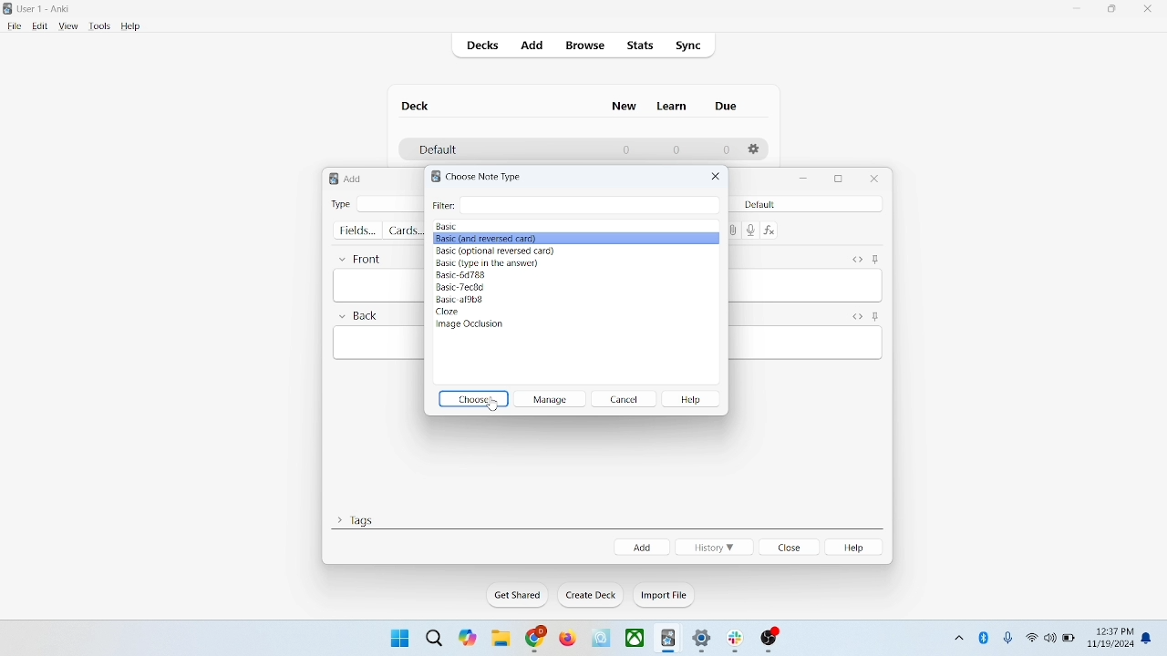  I want to click on sticky, so click(875, 259).